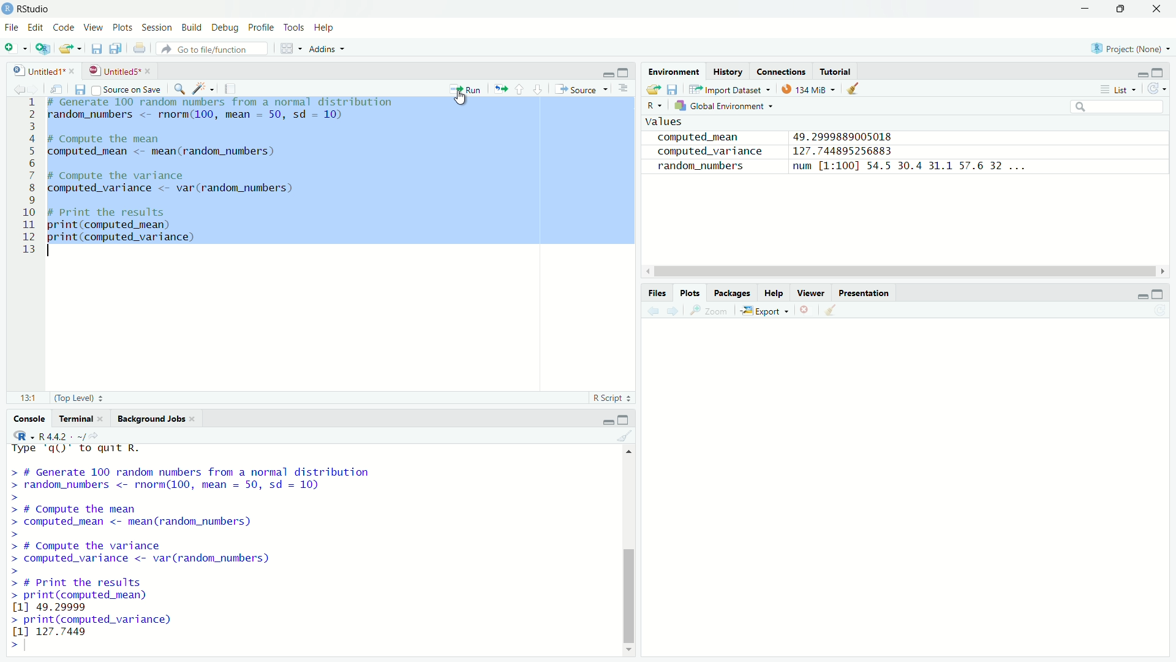 The width and height of the screenshot is (1176, 662). What do you see at coordinates (733, 88) in the screenshot?
I see `import dataset` at bounding box center [733, 88].